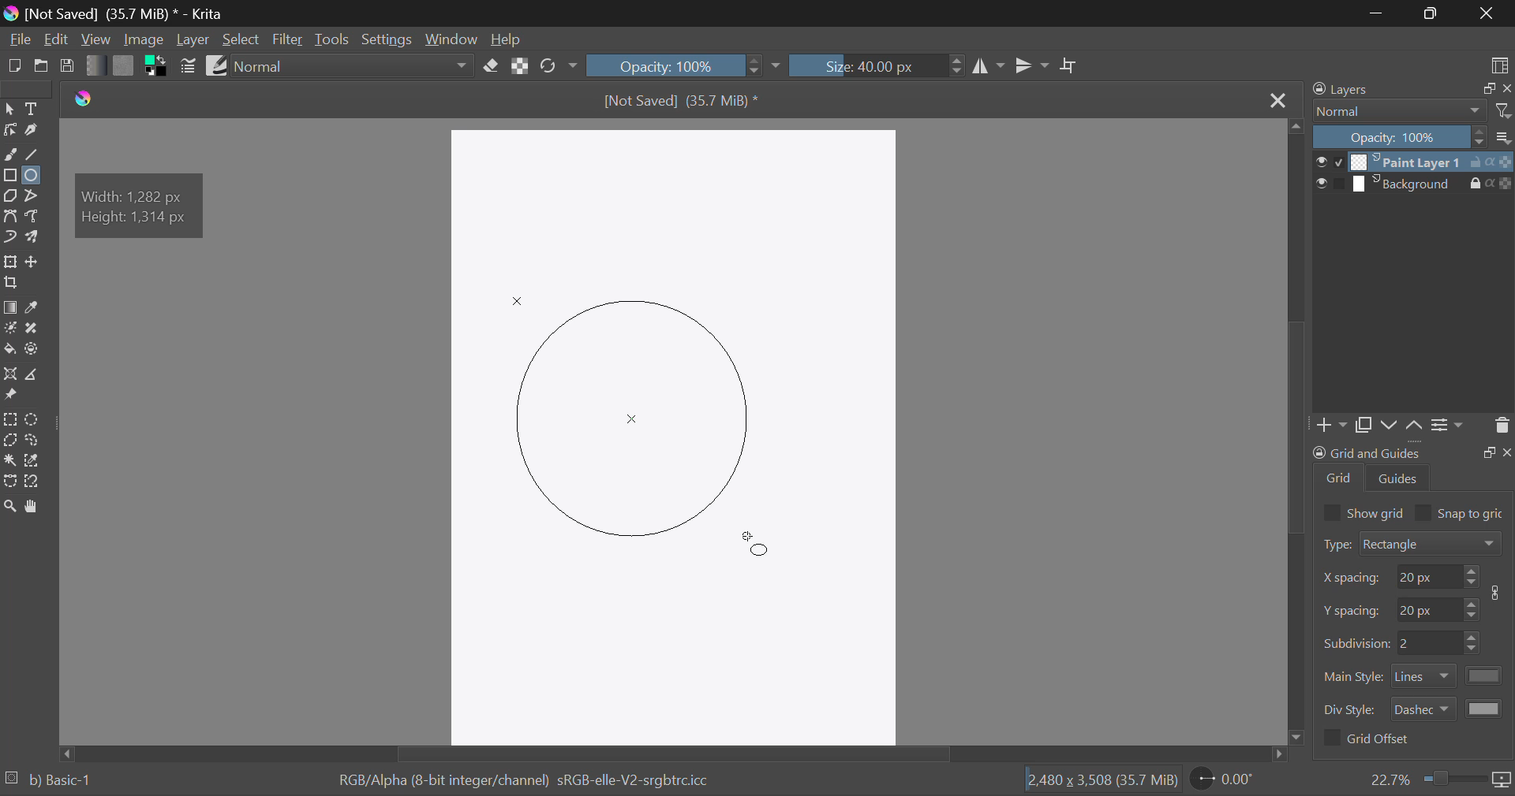 This screenshot has height=796, width=1515. I want to click on Window, so click(451, 41).